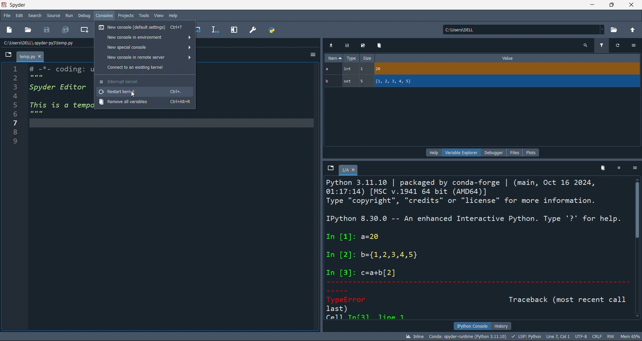 Image resolution: width=642 pixels, height=341 pixels. I want to click on more options, so click(634, 45).